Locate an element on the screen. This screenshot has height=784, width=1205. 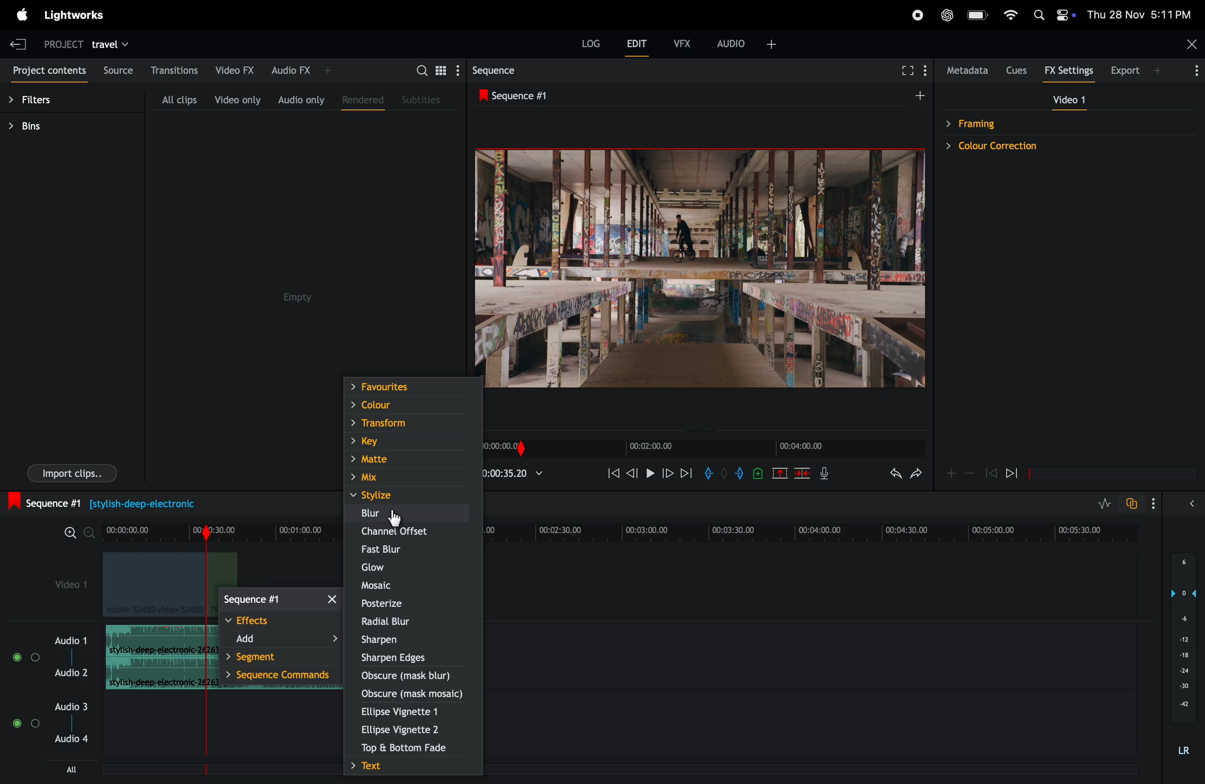
show menu is located at coordinates (928, 68).